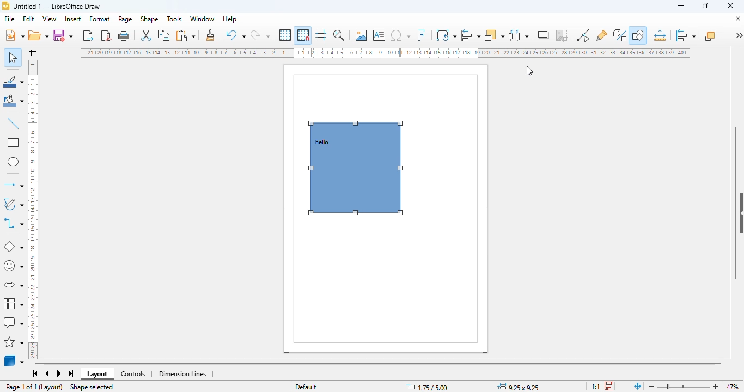  I want to click on crop image, so click(563, 35).